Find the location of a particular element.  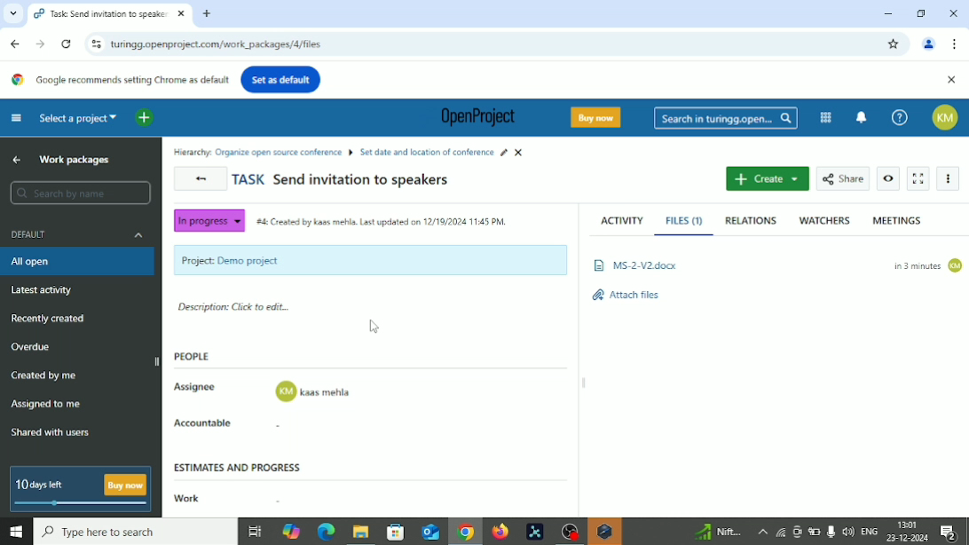

To notification center is located at coordinates (862, 115).